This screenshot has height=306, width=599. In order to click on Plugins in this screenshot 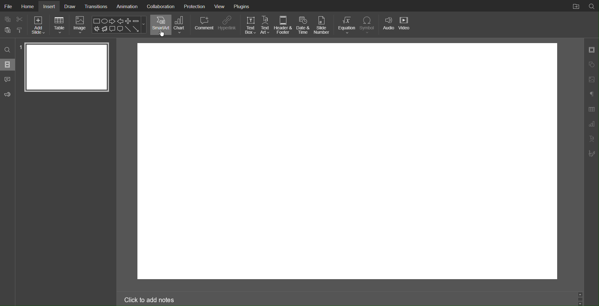, I will do `click(243, 6)`.